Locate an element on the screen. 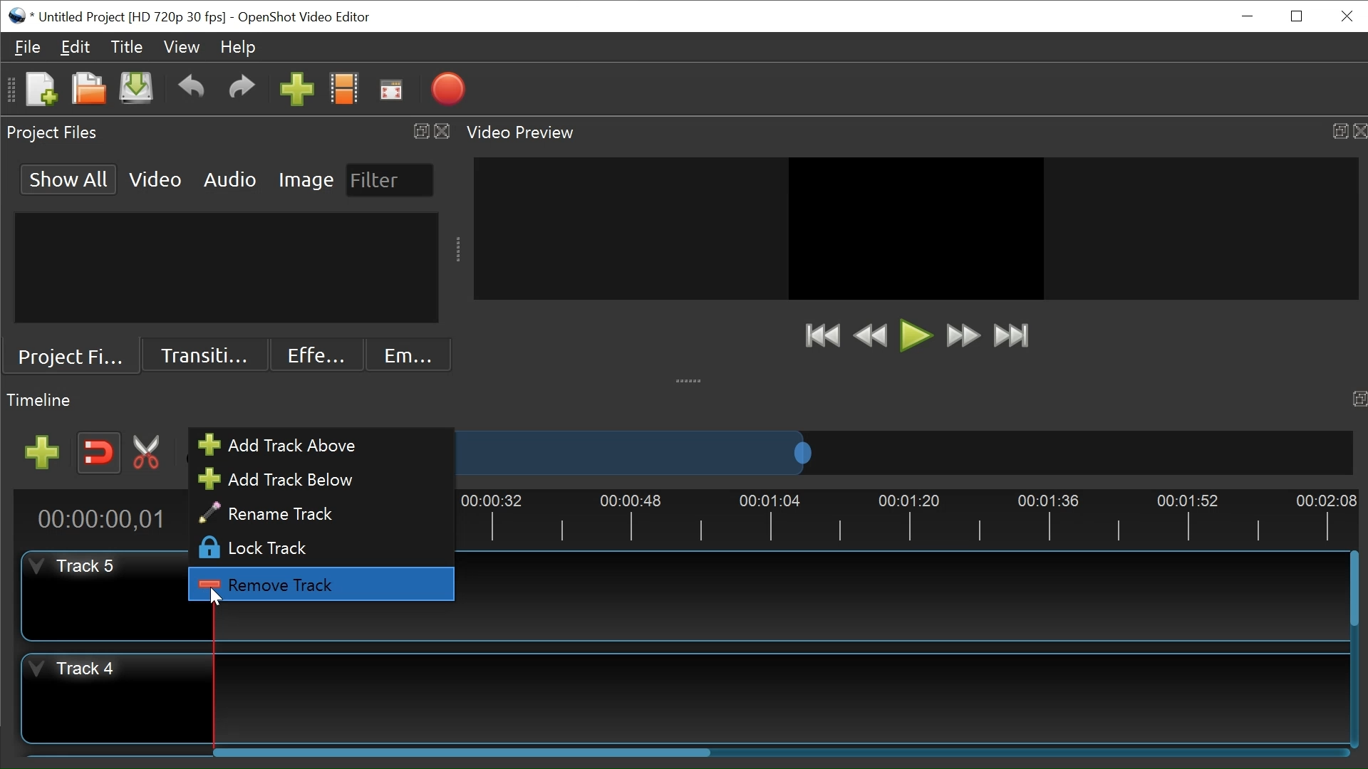  Undo is located at coordinates (190, 90).